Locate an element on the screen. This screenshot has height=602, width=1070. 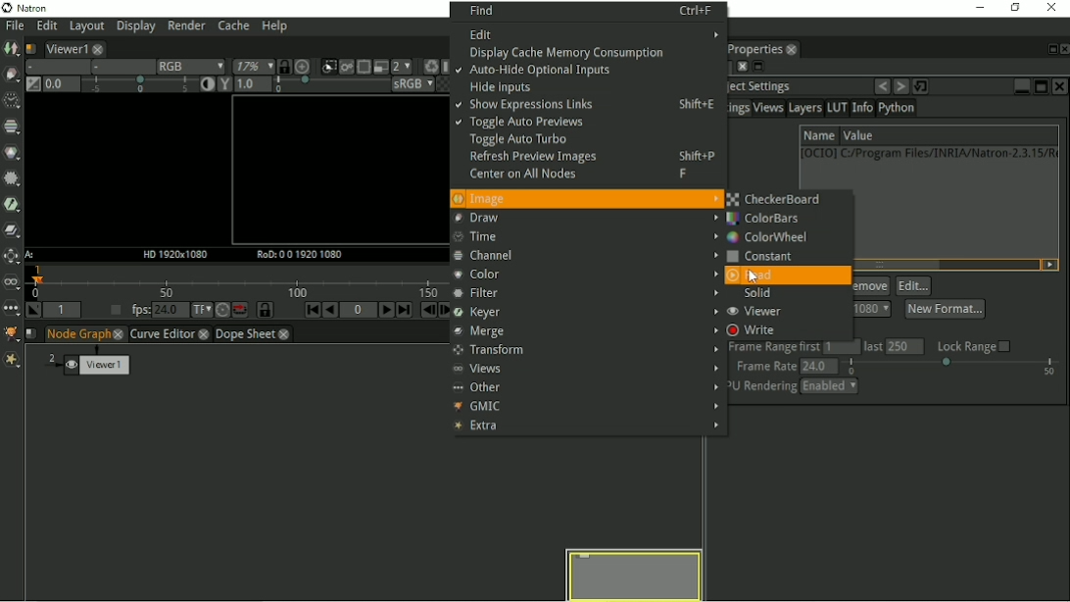
Toggle auto previews is located at coordinates (520, 124).